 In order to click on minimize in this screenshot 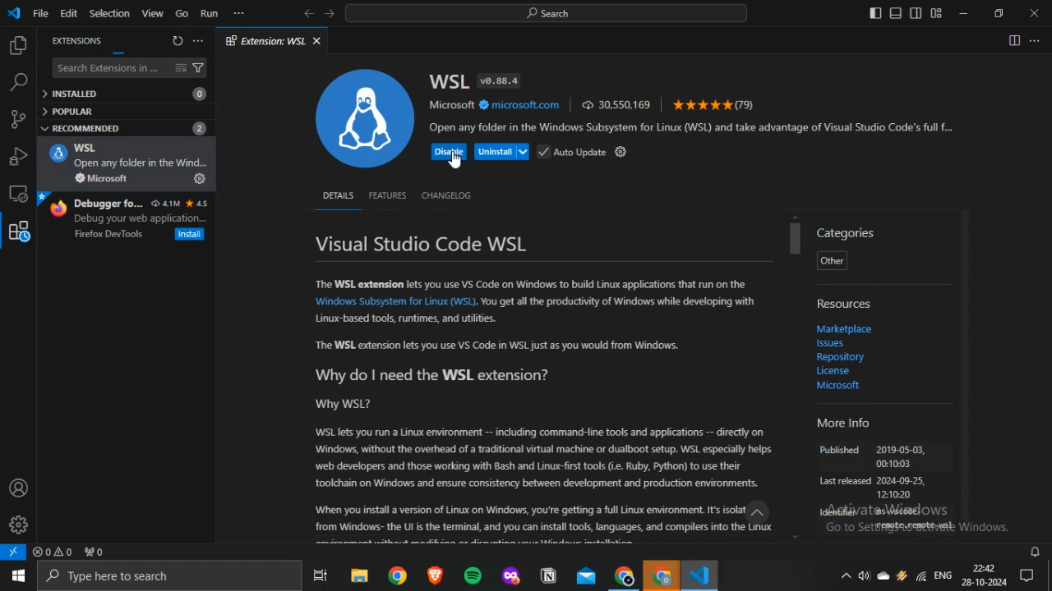, I will do `click(963, 13)`.